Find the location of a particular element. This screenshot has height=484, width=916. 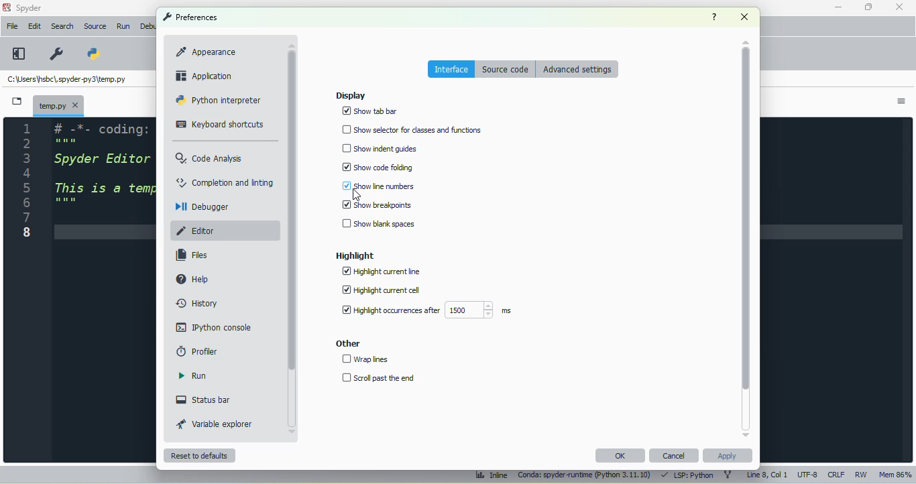

code analysis is located at coordinates (210, 158).